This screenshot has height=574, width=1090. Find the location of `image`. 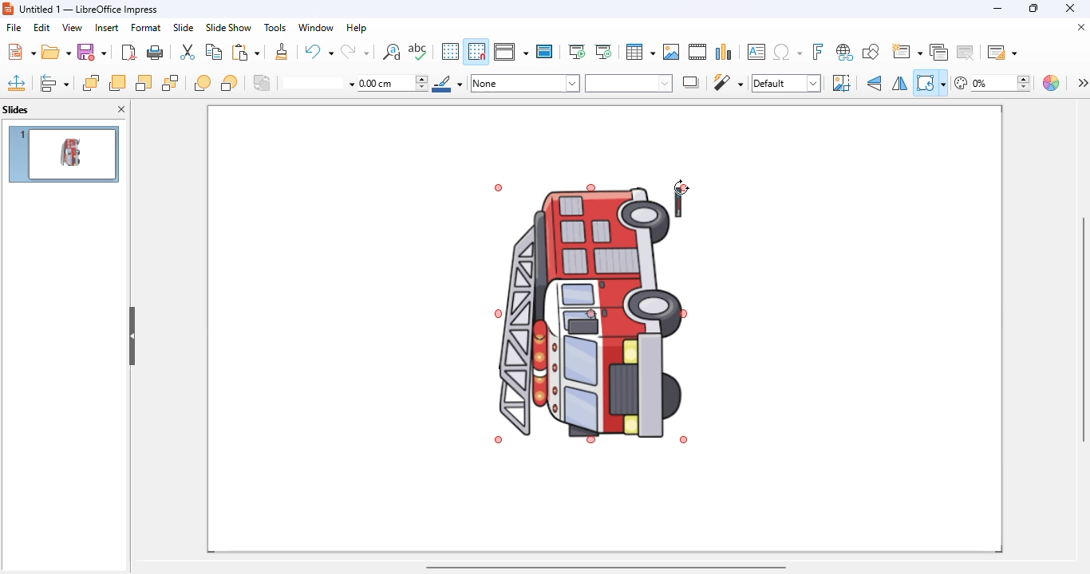

image is located at coordinates (593, 313).